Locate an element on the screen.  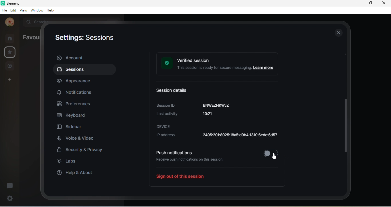
sign out of this session is located at coordinates (185, 178).